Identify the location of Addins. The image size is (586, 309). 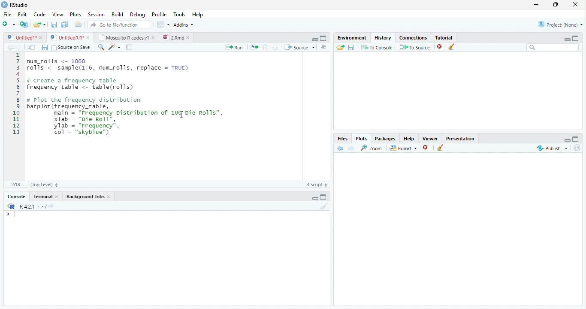
(185, 24).